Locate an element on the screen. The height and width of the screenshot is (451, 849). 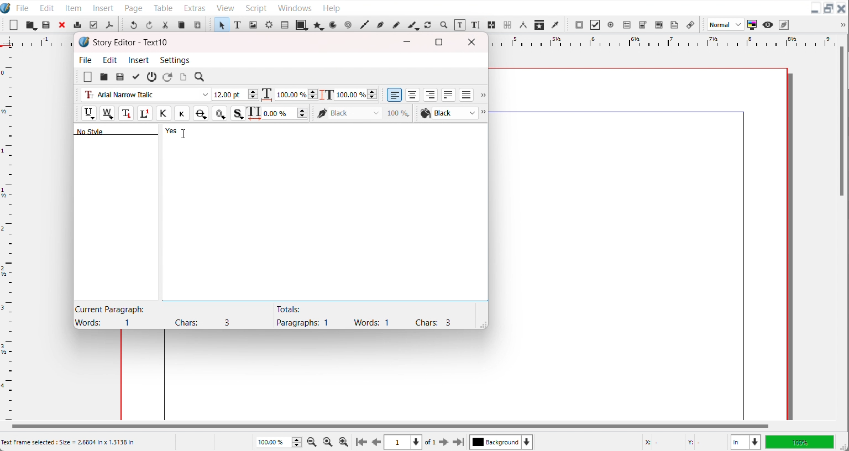
Unlink text frame is located at coordinates (507, 25).